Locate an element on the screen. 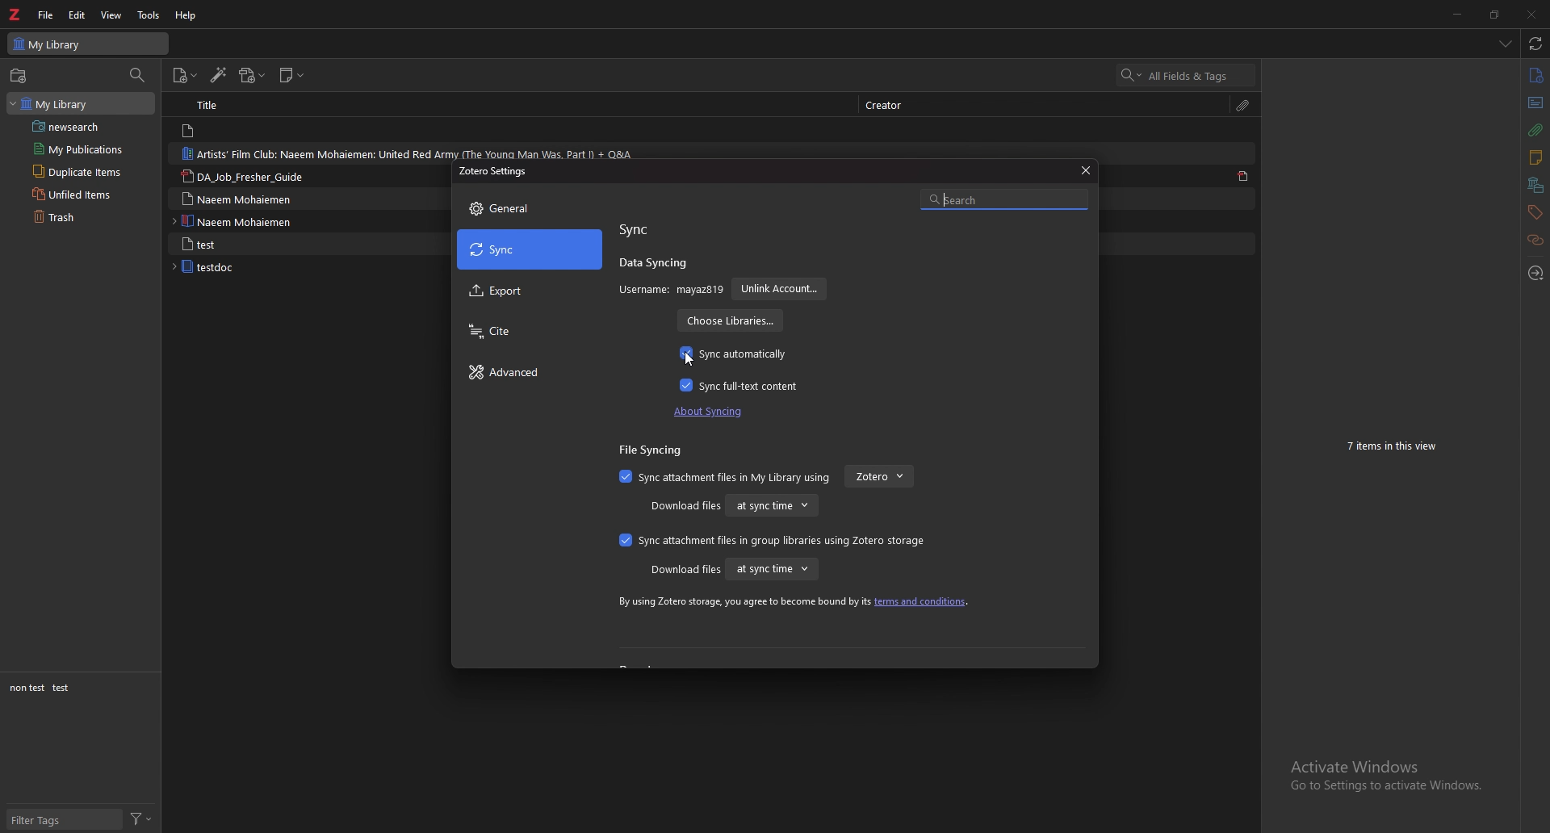 The image size is (1550, 833). add attachment is located at coordinates (253, 76).